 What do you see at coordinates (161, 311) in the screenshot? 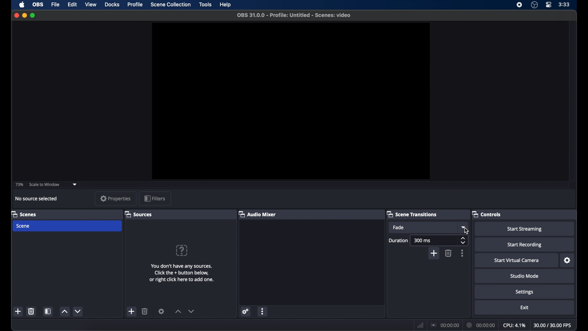
I see `settings` at bounding box center [161, 311].